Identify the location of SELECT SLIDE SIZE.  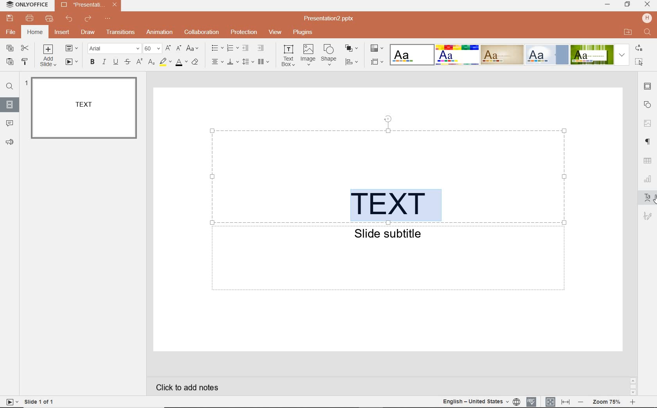
(377, 62).